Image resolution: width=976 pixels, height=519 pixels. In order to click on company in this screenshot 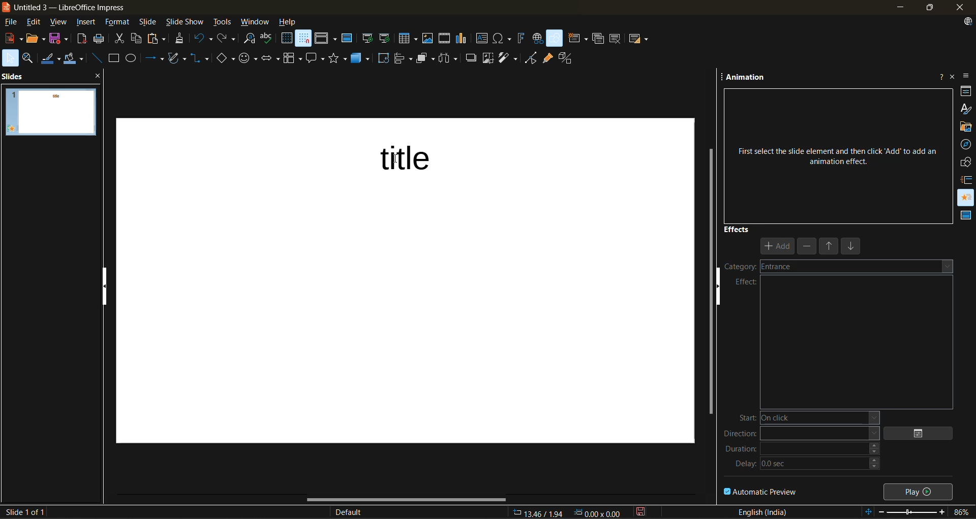, I will do `click(837, 266)`.